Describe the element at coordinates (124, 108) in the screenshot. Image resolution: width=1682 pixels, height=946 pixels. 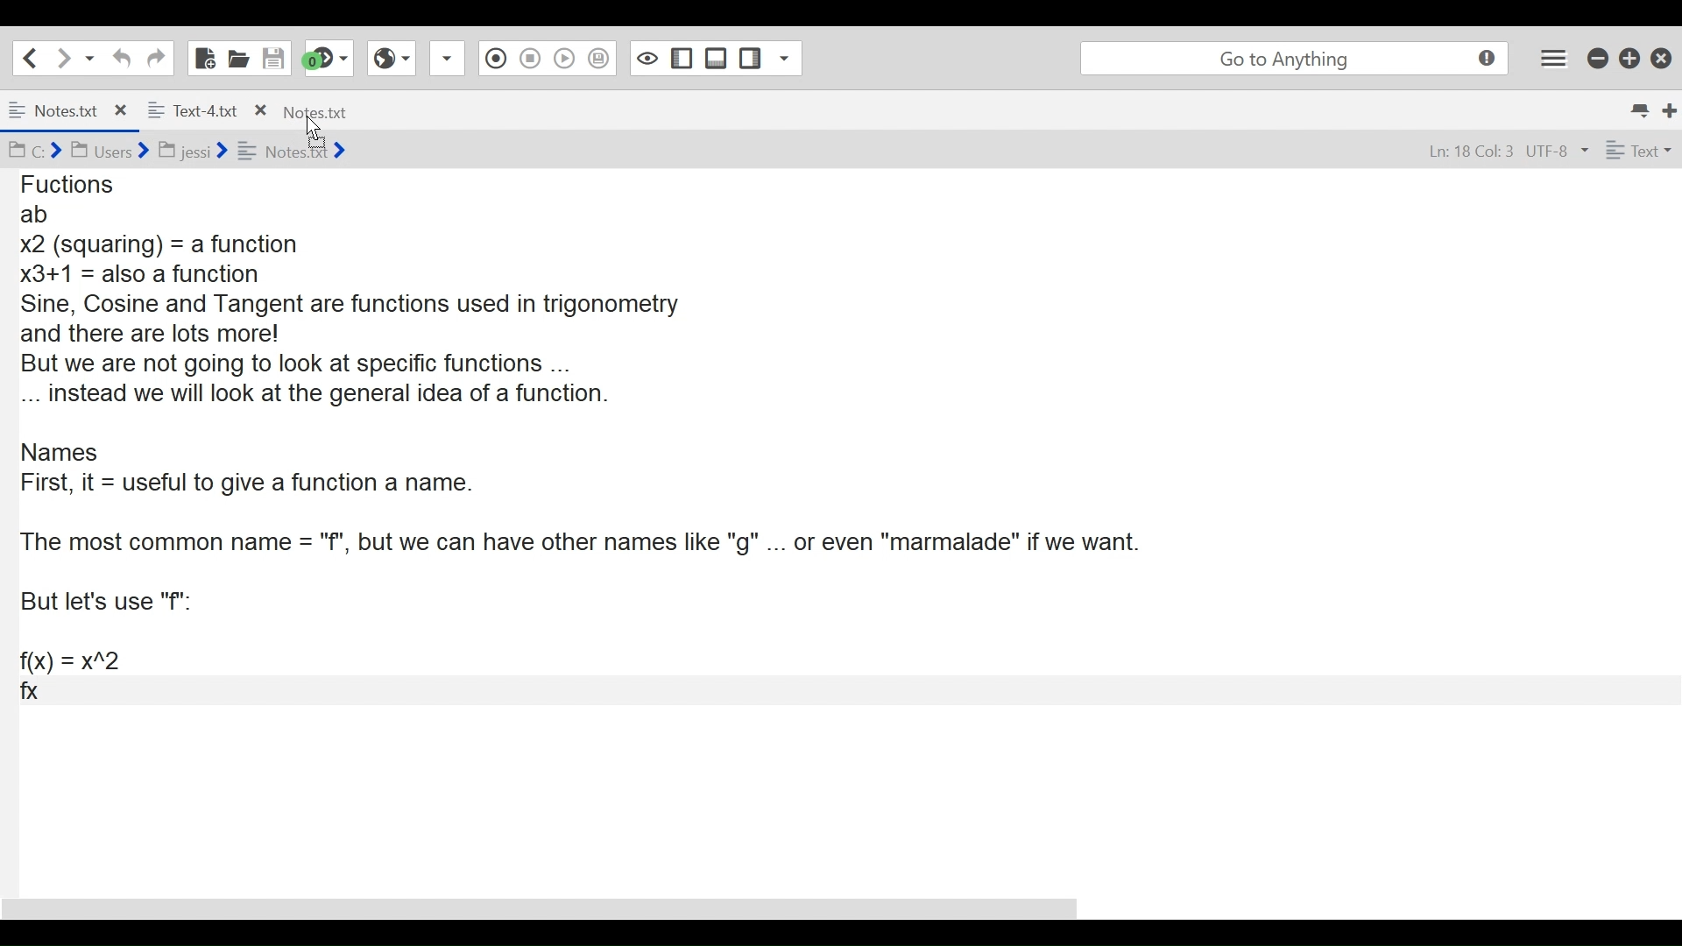
I see `close` at that location.